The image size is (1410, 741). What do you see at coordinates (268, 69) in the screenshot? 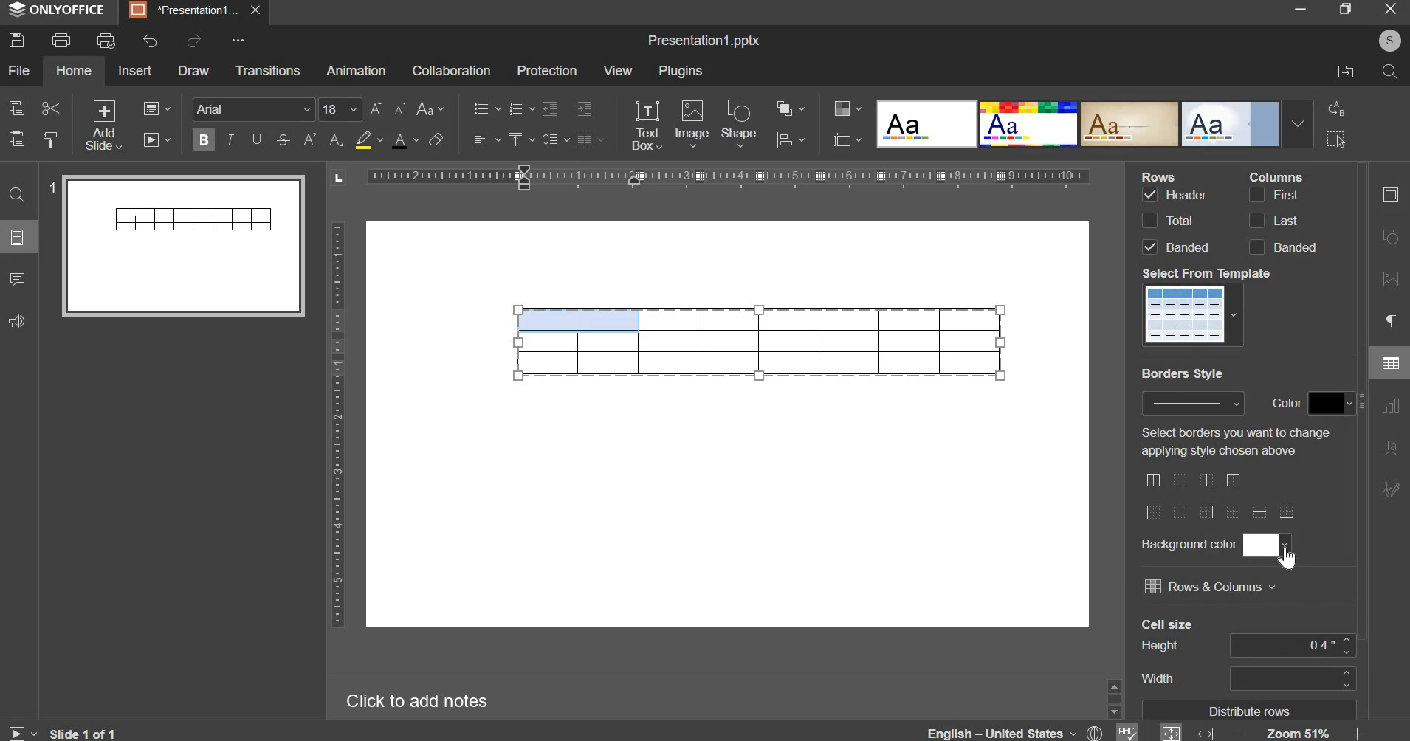
I see `transitions` at bounding box center [268, 69].